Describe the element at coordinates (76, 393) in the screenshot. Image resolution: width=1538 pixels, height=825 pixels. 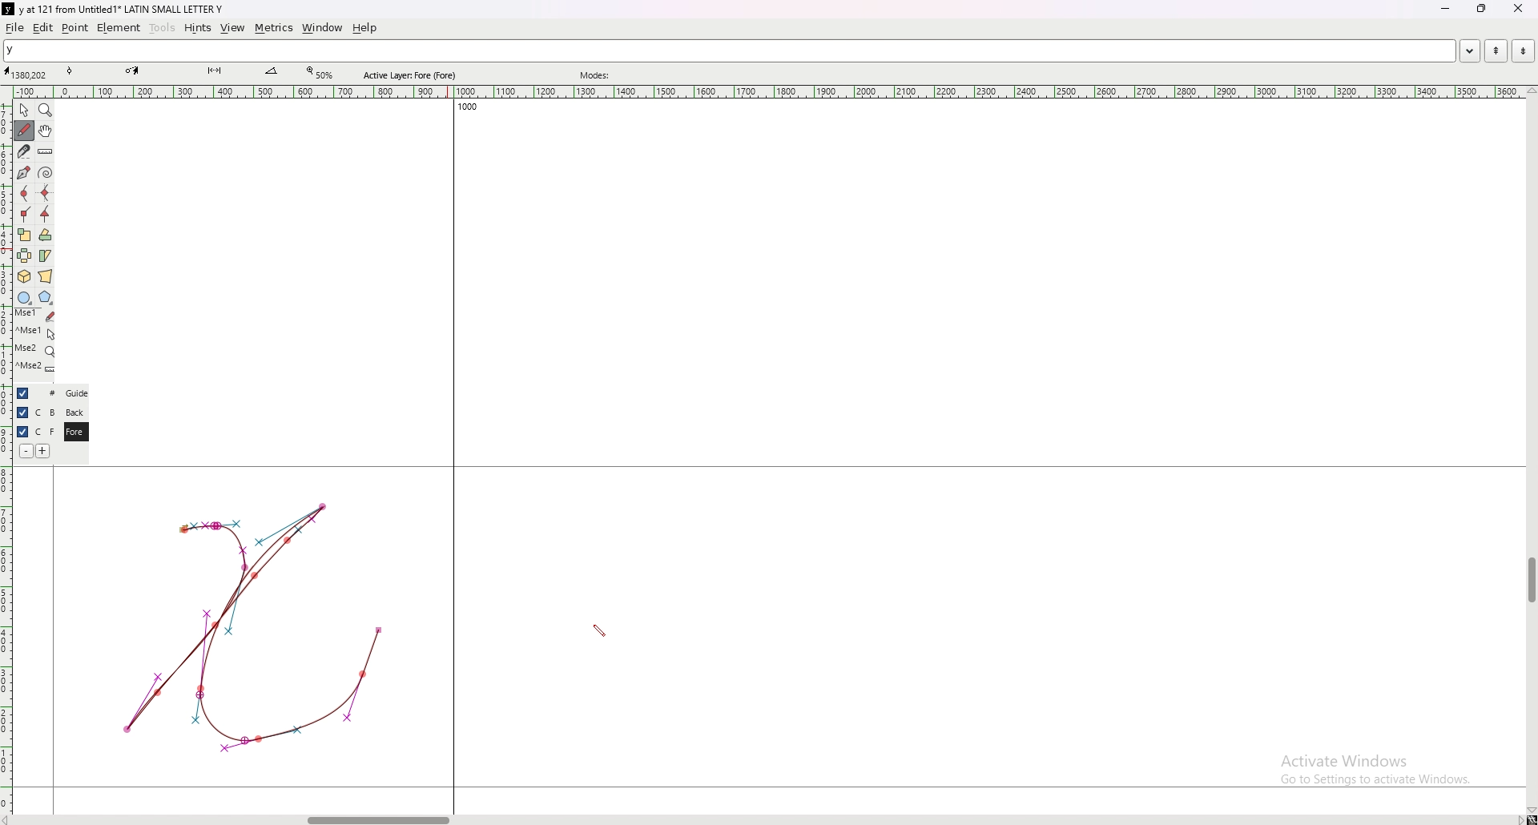
I see `guide` at that location.